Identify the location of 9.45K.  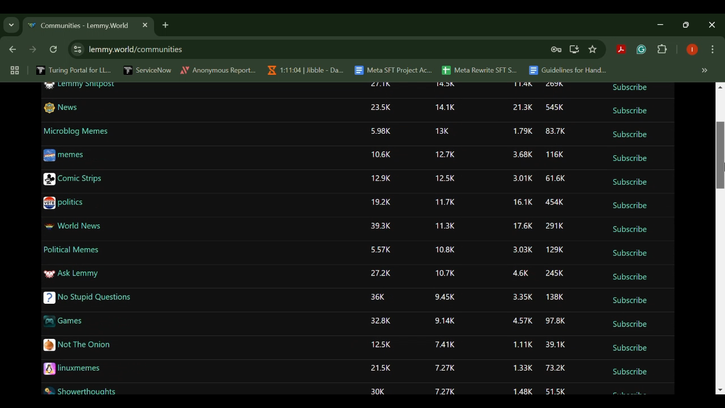
(443, 295).